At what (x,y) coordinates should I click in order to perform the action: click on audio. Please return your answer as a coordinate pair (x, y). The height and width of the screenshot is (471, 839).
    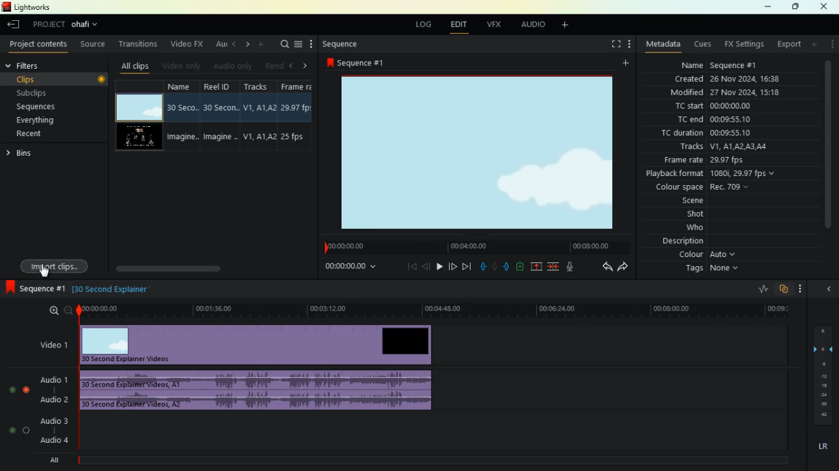
    Looking at the image, I should click on (258, 379).